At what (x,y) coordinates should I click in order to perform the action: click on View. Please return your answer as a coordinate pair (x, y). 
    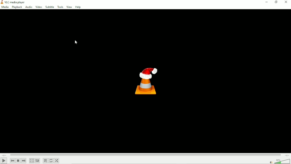
    Looking at the image, I should click on (69, 7).